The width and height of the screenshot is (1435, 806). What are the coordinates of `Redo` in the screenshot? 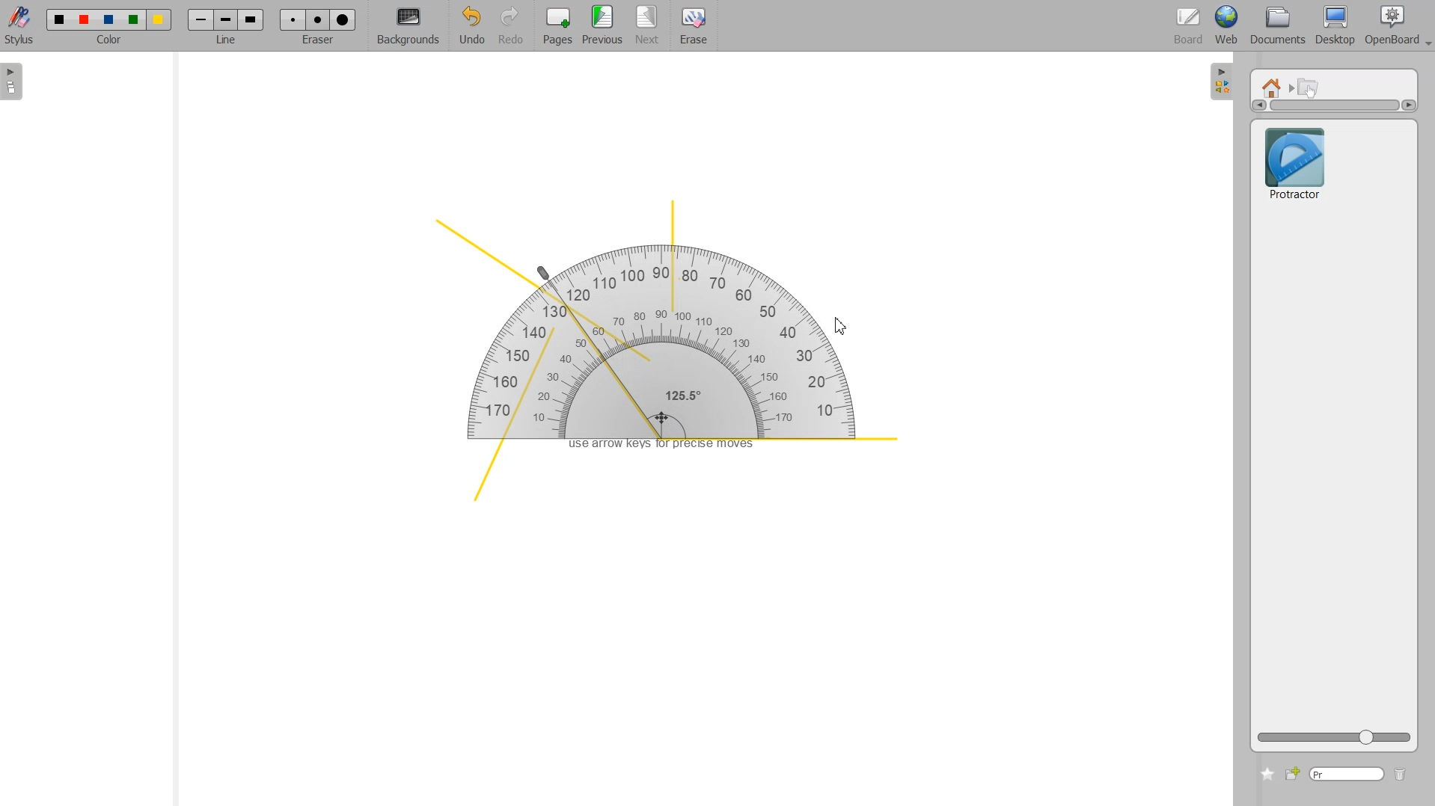 It's located at (511, 27).